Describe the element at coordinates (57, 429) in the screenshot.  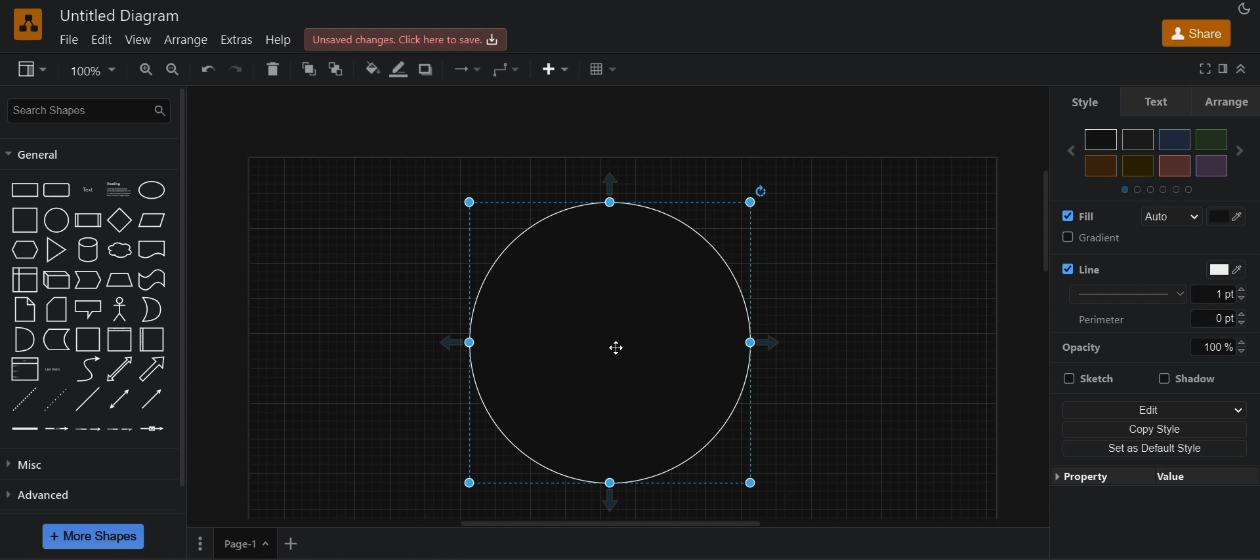
I see `Connector 2` at that location.